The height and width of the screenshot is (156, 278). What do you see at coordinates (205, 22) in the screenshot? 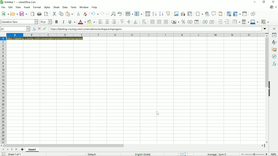
I see `Add decimal place` at bounding box center [205, 22].